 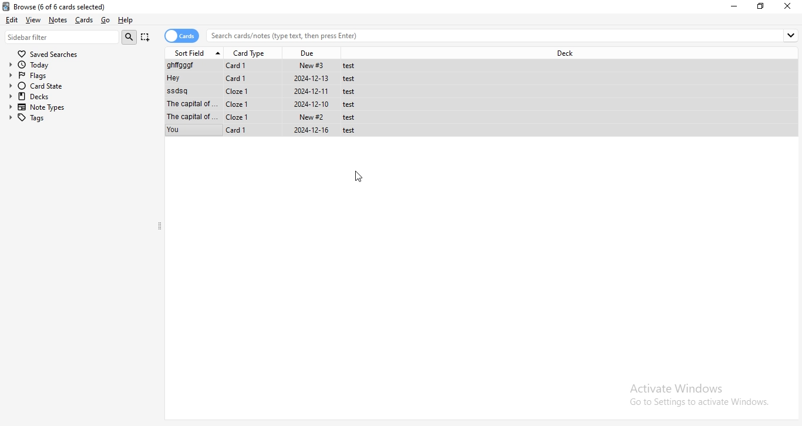 I want to click on File, so click(x=268, y=131).